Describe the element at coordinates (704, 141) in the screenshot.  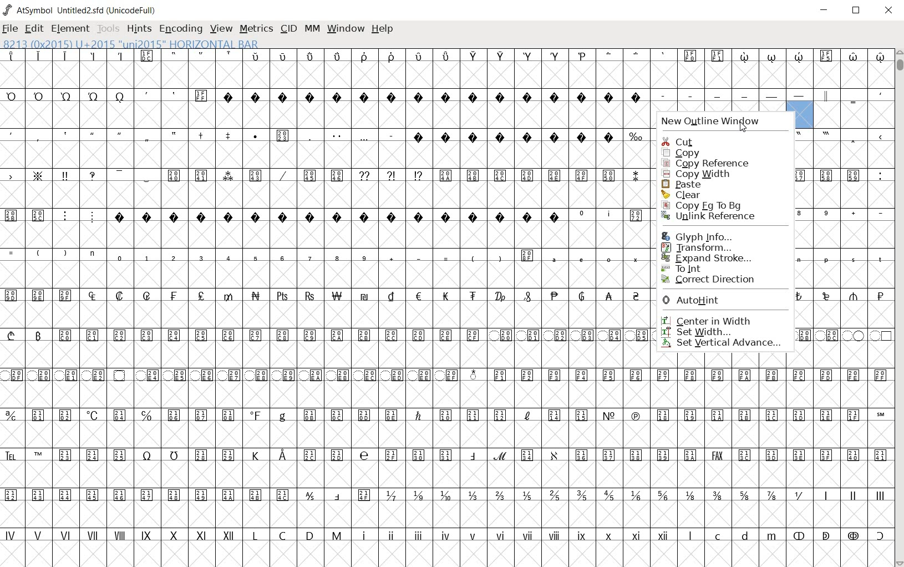
I see `cut` at that location.